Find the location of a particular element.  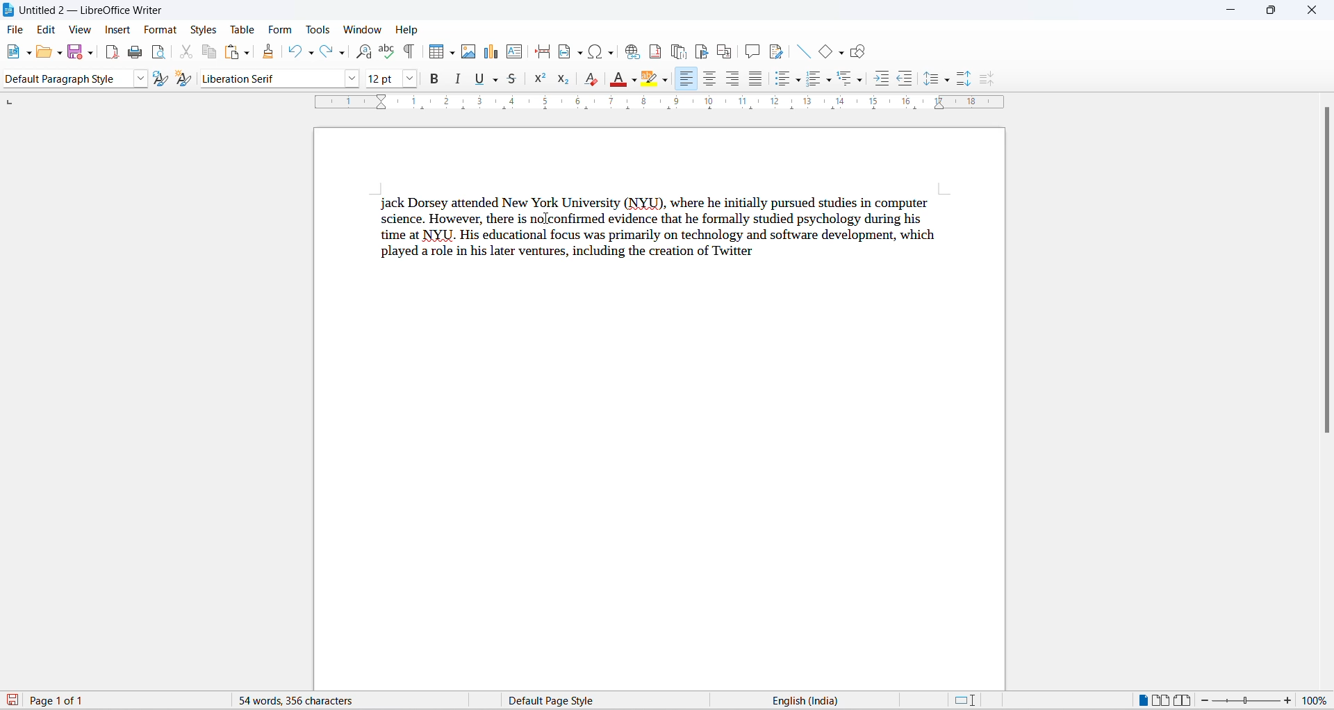

English(India) is located at coordinates (846, 700).